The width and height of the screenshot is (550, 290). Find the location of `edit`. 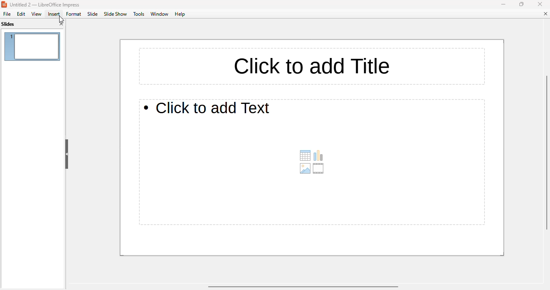

edit is located at coordinates (21, 14).